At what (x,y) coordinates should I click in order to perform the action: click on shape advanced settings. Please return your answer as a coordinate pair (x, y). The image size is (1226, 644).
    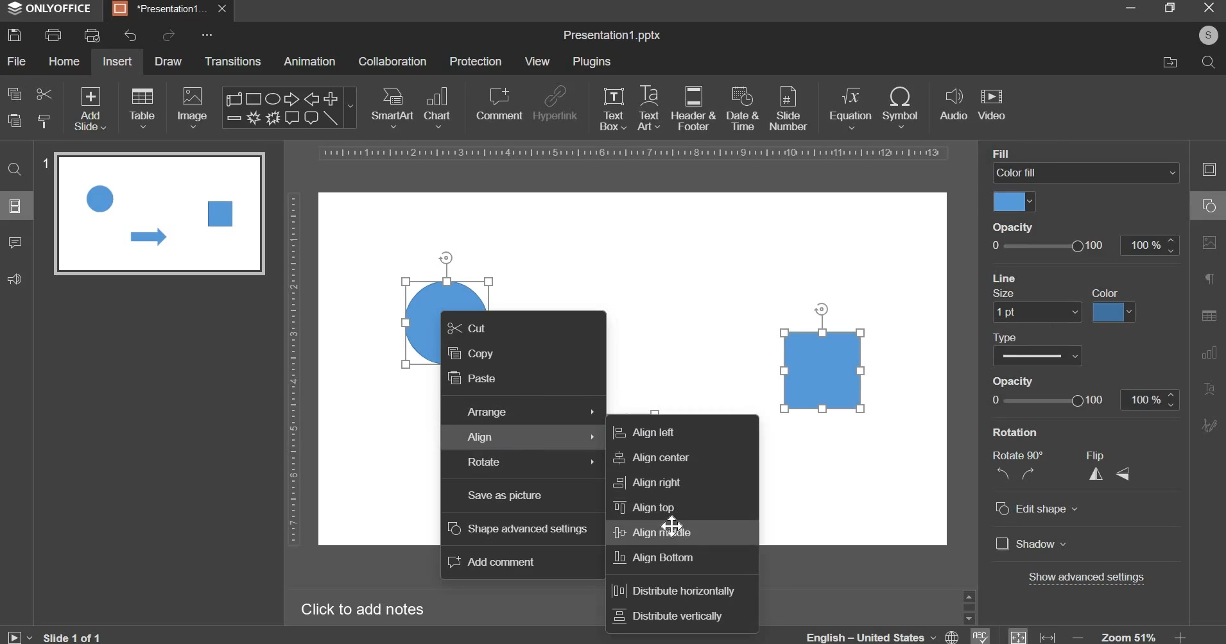
    Looking at the image, I should click on (518, 529).